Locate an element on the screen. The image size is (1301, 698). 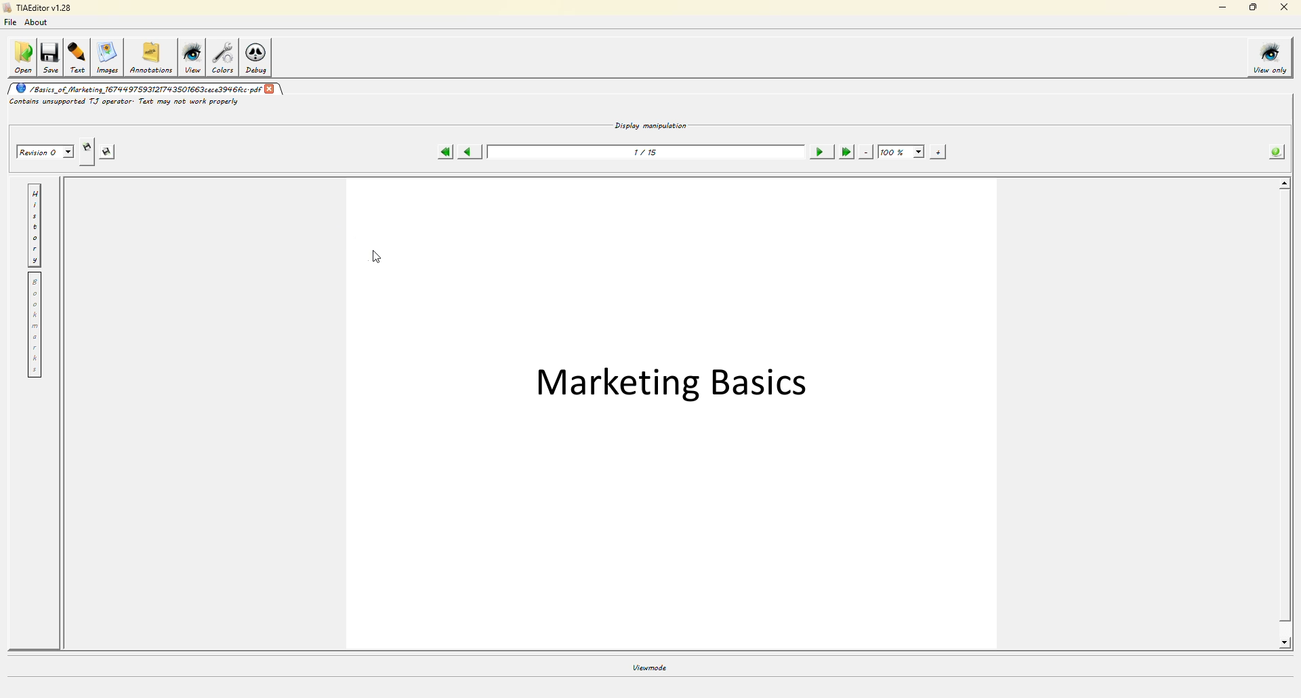
save is located at coordinates (51, 58).